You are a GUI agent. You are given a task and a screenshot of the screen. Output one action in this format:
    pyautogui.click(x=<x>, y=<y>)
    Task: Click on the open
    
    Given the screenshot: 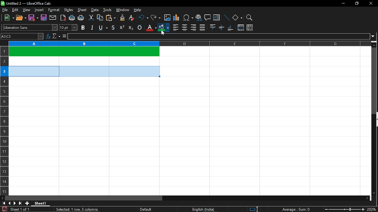 What is the action you would take?
    pyautogui.click(x=21, y=18)
    